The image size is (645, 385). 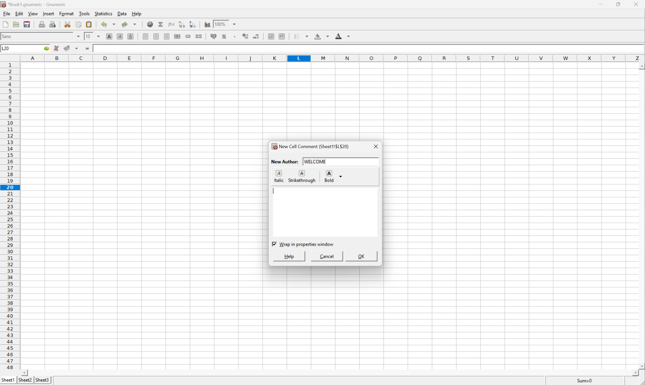 What do you see at coordinates (89, 24) in the screenshot?
I see `Paste clipboard` at bounding box center [89, 24].